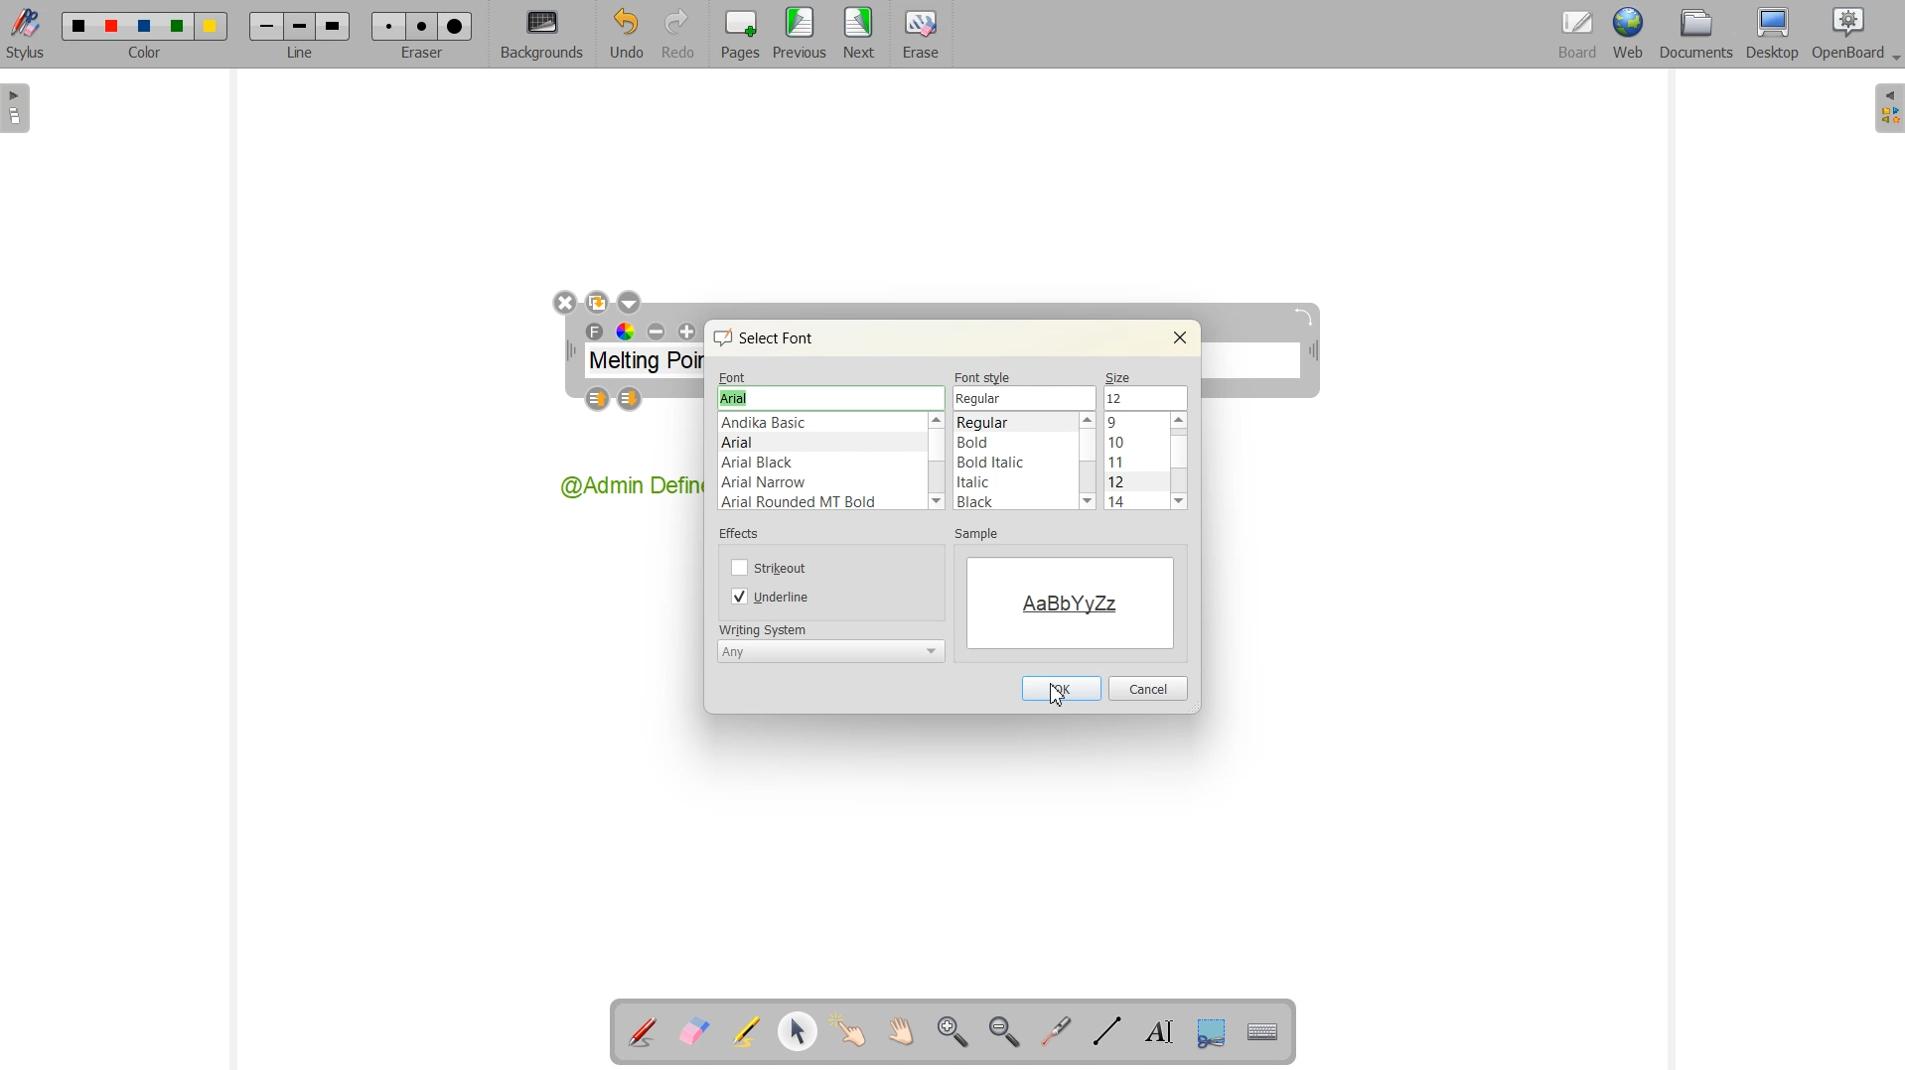  What do you see at coordinates (600, 400) in the screenshot?
I see `Layer Up` at bounding box center [600, 400].